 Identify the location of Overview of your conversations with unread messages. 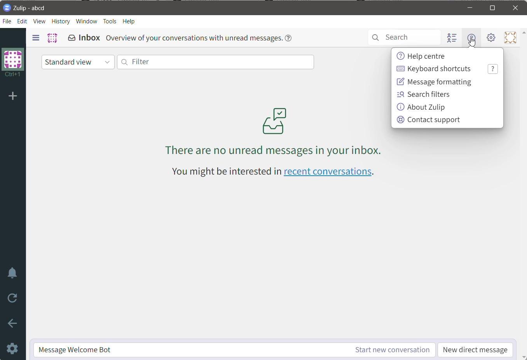
(200, 39).